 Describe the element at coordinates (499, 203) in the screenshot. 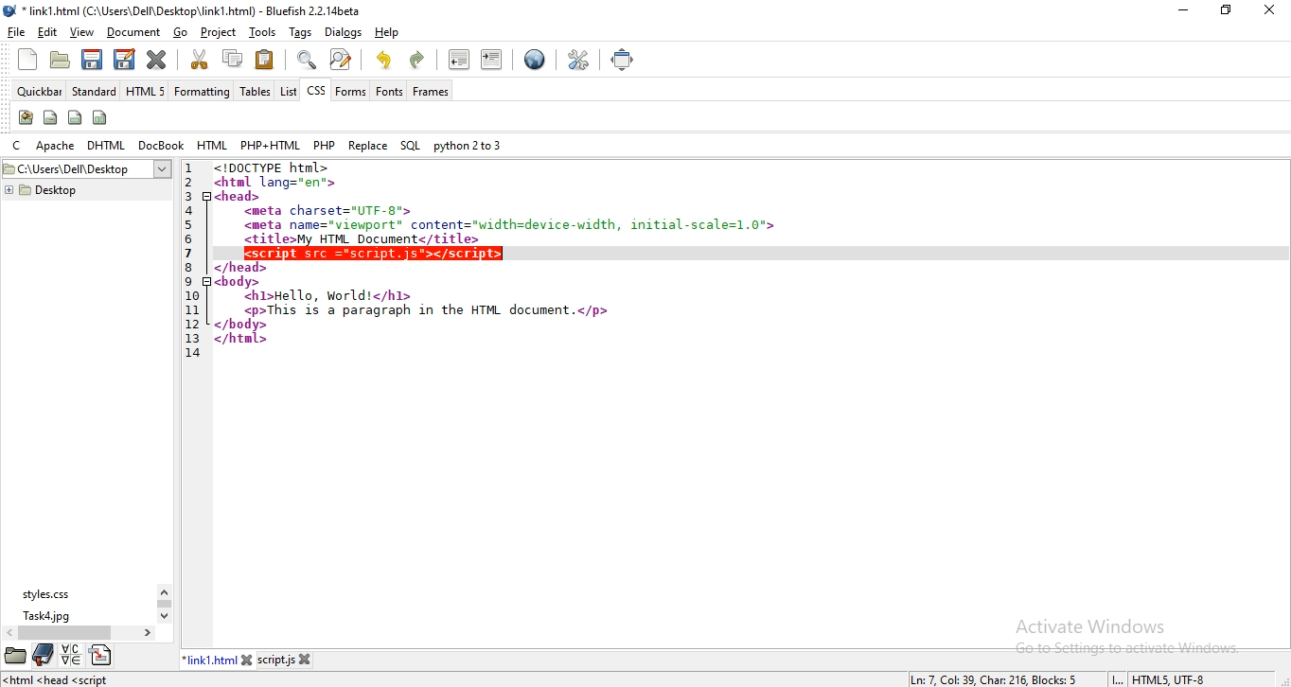

I see `code` at that location.